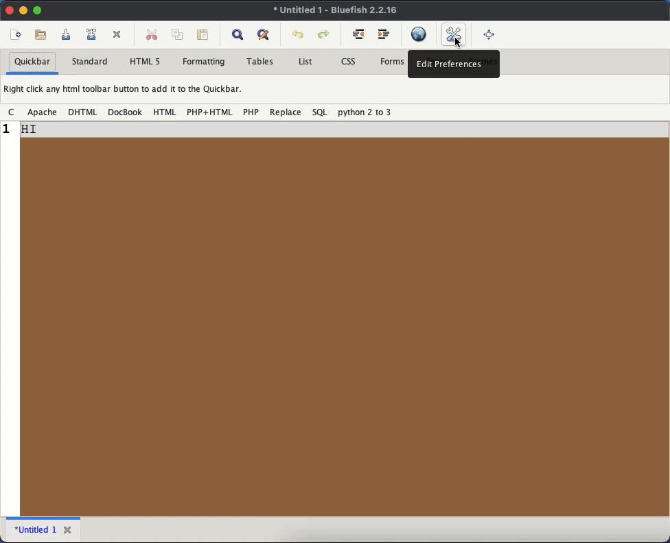  What do you see at coordinates (10, 10) in the screenshot?
I see `close` at bounding box center [10, 10].